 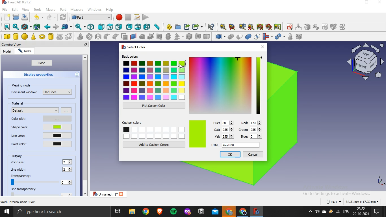 I want to click on section, so click(x=159, y=36).